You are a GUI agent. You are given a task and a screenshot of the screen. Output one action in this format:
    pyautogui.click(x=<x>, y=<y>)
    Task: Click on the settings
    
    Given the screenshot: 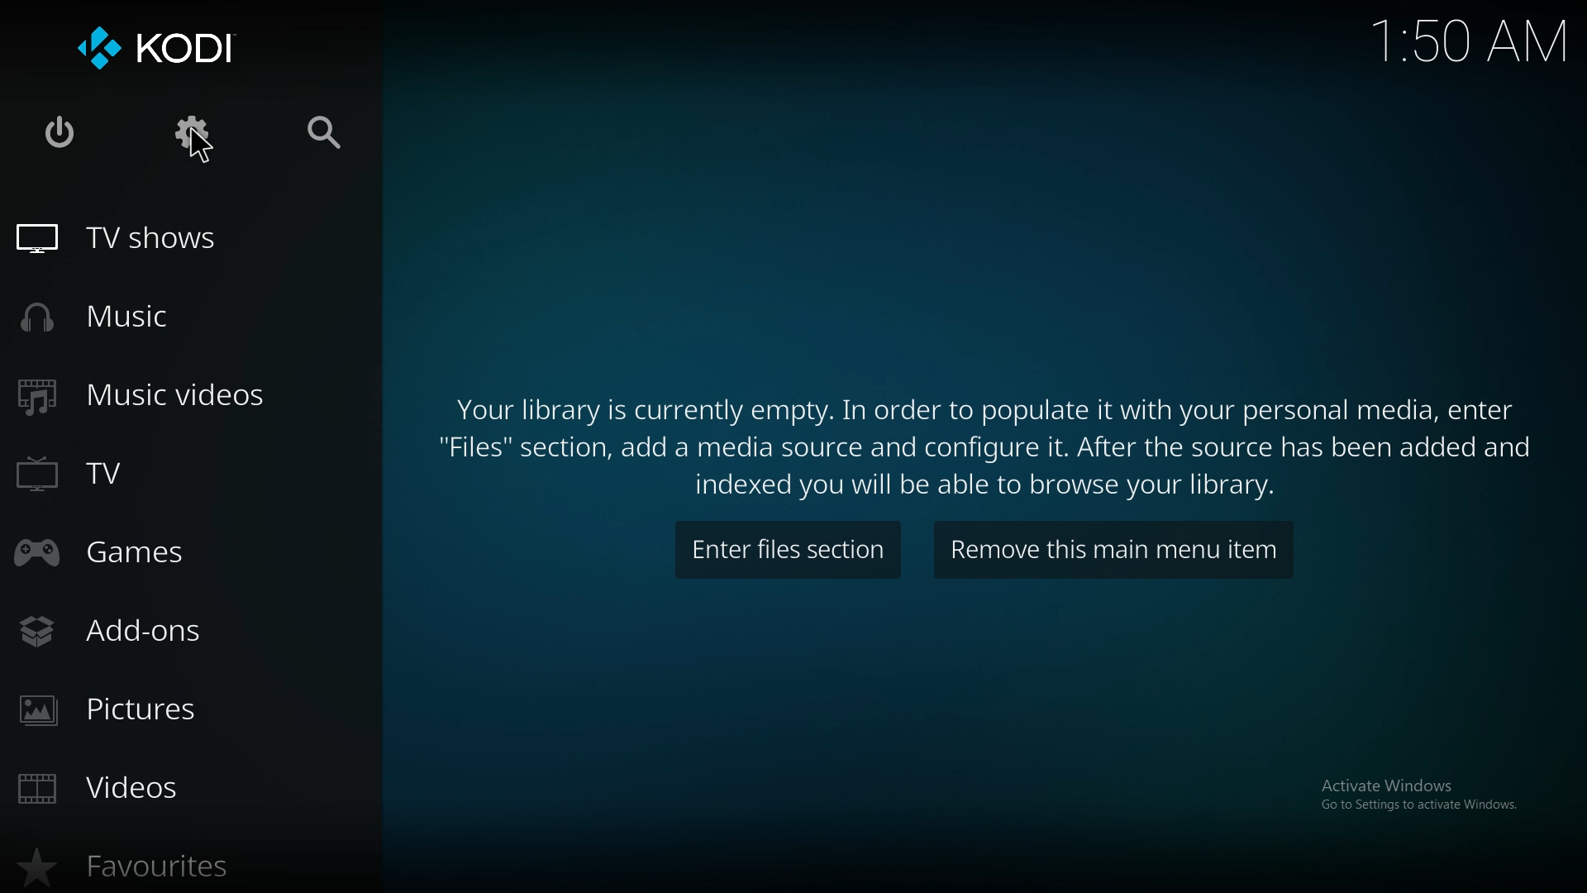 What is the action you would take?
    pyautogui.click(x=194, y=132)
    